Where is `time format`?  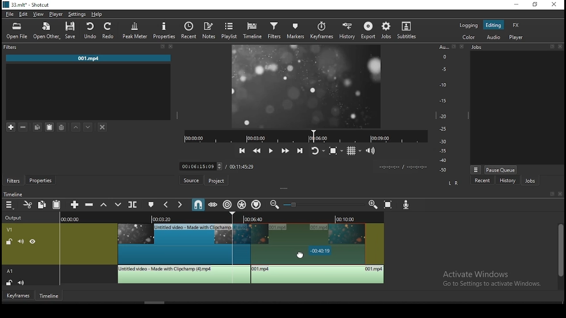
time format is located at coordinates (401, 167).